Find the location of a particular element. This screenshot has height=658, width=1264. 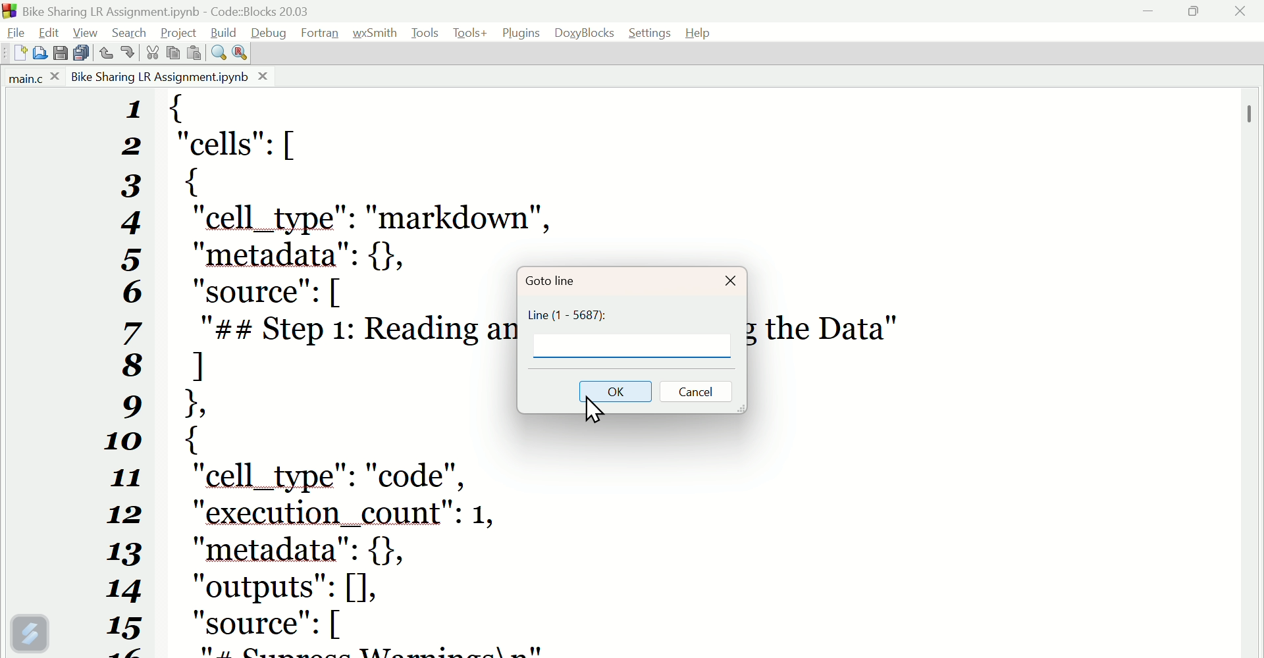

Main.C is located at coordinates (31, 78).